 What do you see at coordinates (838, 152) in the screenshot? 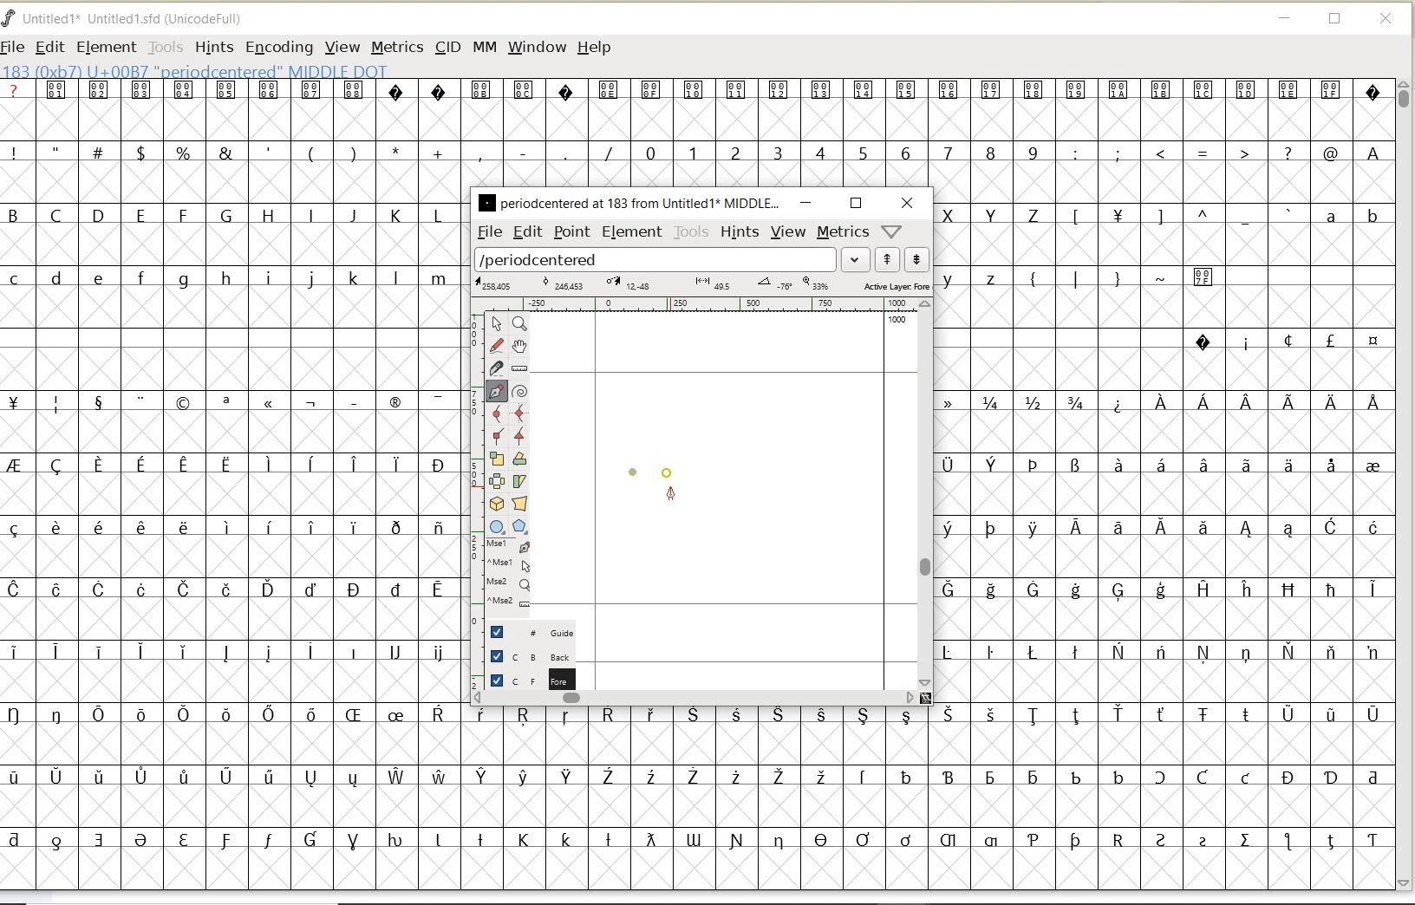
I see `numbers` at bounding box center [838, 152].